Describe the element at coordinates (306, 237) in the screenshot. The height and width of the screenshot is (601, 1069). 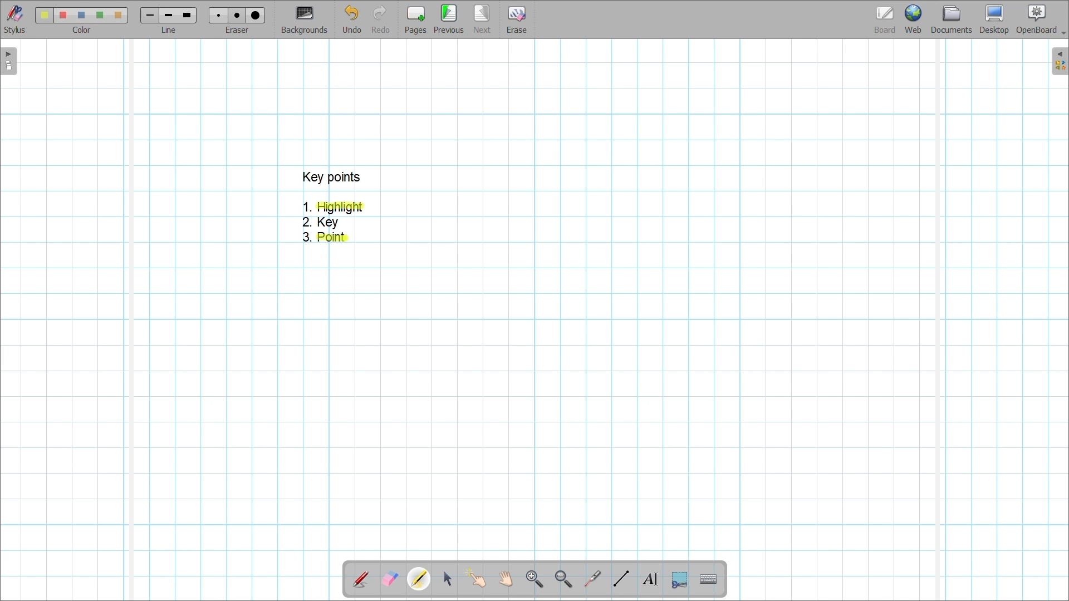
I see `3.` at that location.